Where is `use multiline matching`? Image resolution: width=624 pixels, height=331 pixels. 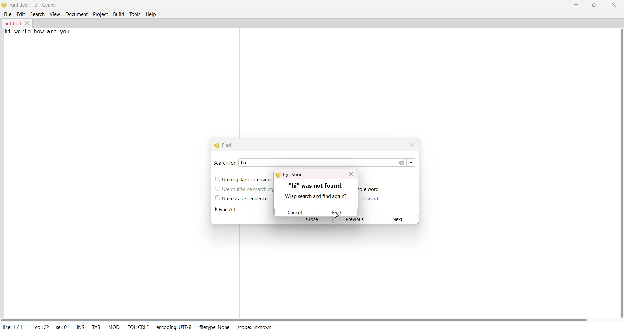
use multiline matching is located at coordinates (243, 190).